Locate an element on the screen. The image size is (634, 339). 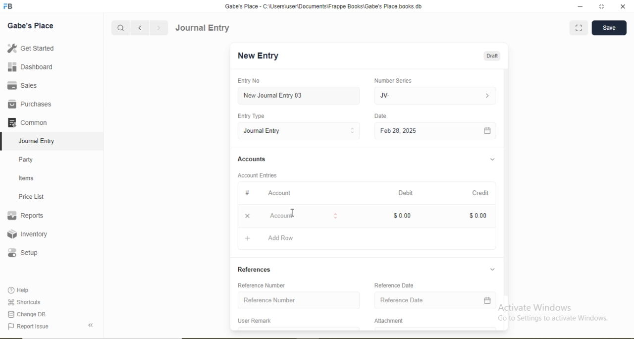
Calendar is located at coordinates (487, 300).